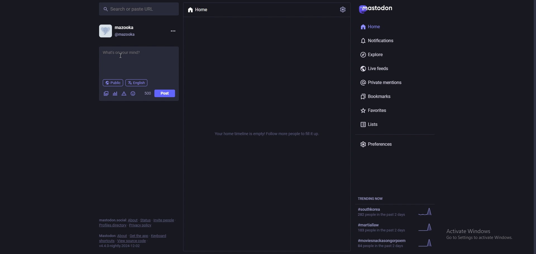 Image resolution: width=536 pixels, height=254 pixels. I want to click on audience, so click(113, 83).